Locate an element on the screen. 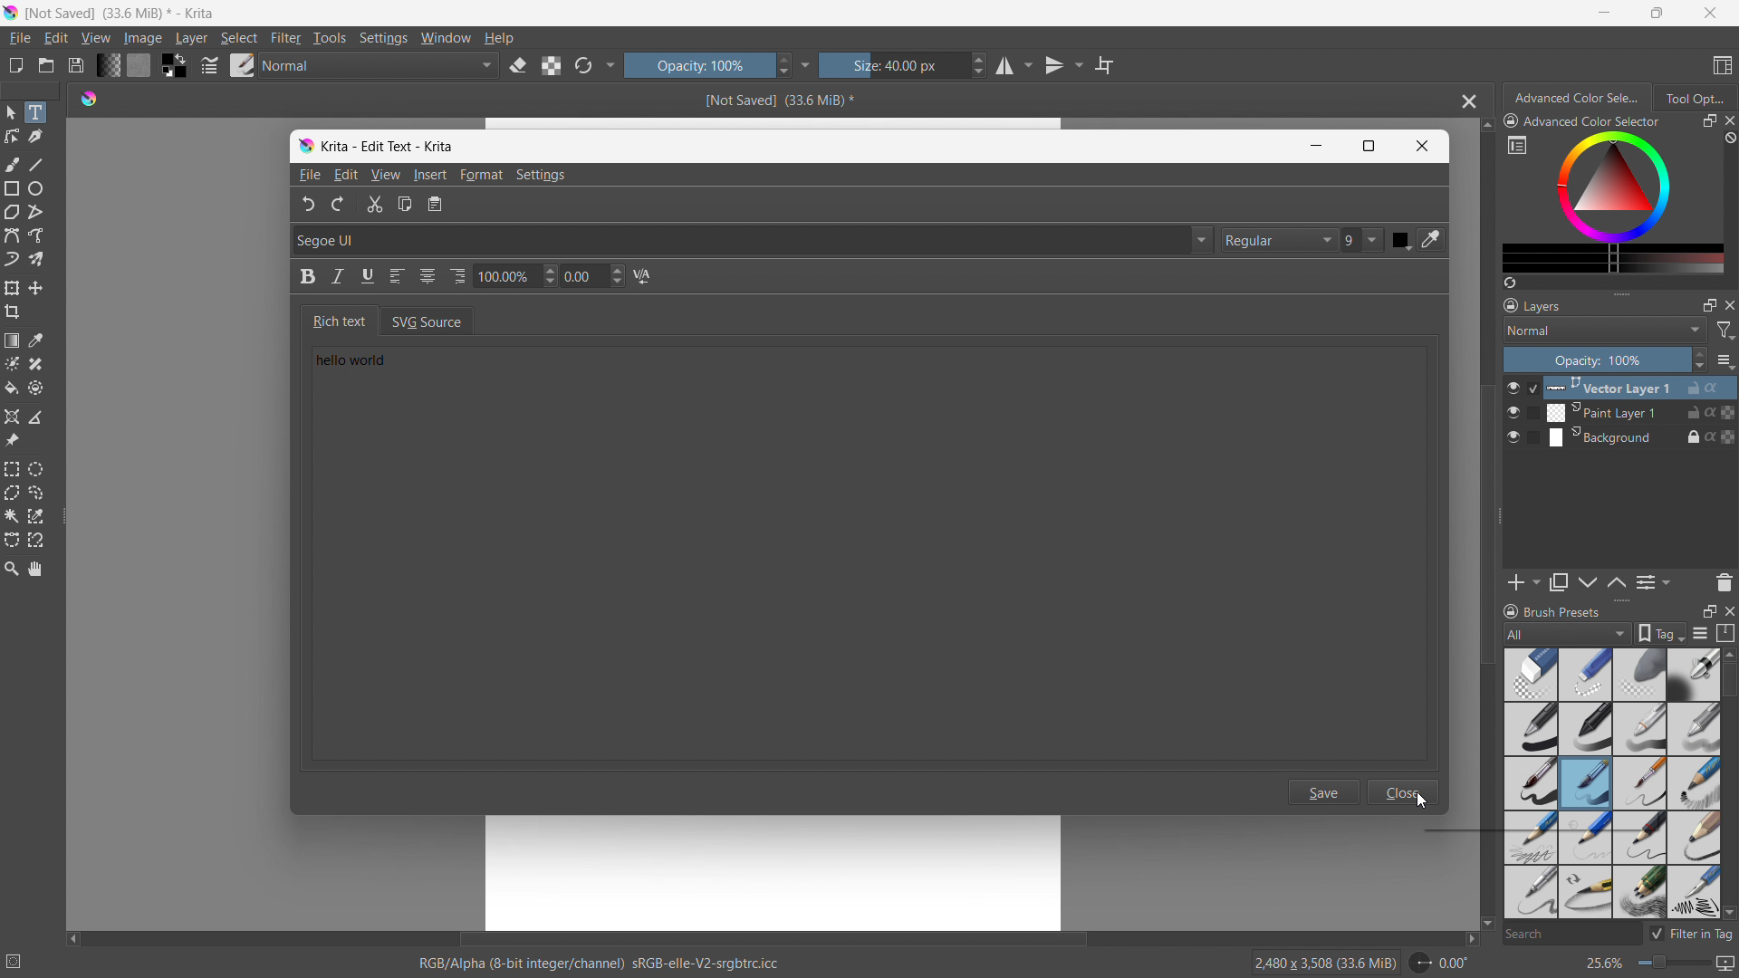 The image size is (1739, 978). view is located at coordinates (95, 38).